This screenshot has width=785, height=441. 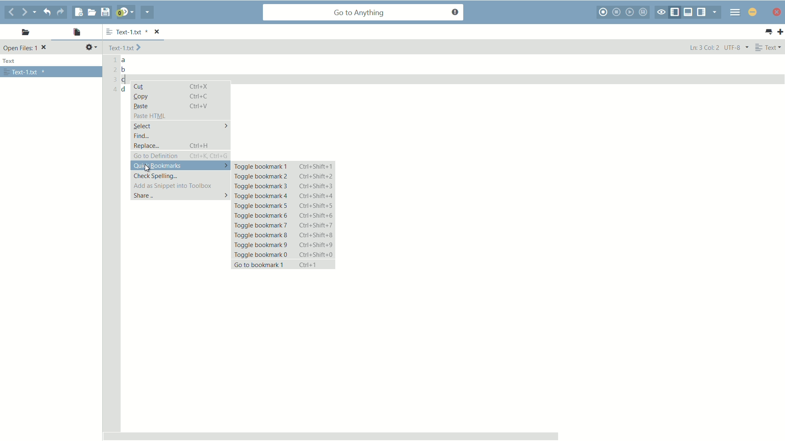 What do you see at coordinates (180, 196) in the screenshot?
I see `share..` at bounding box center [180, 196].